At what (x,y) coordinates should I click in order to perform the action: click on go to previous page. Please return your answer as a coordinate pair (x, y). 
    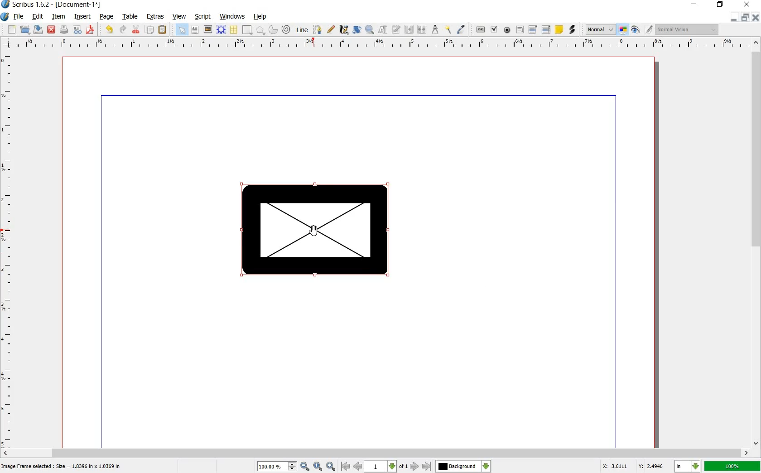
    Looking at the image, I should click on (357, 466).